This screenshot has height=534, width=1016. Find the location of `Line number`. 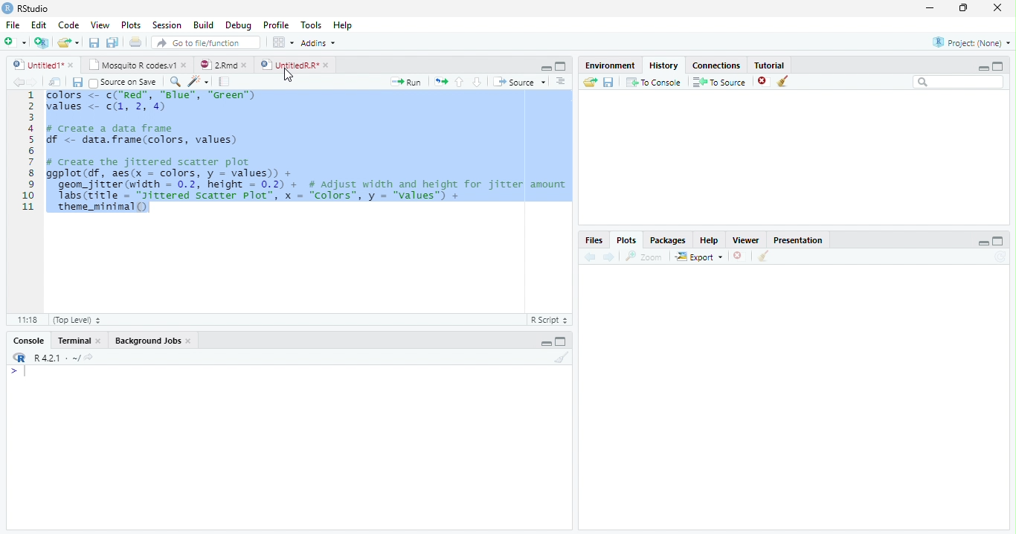

Line number is located at coordinates (28, 152).